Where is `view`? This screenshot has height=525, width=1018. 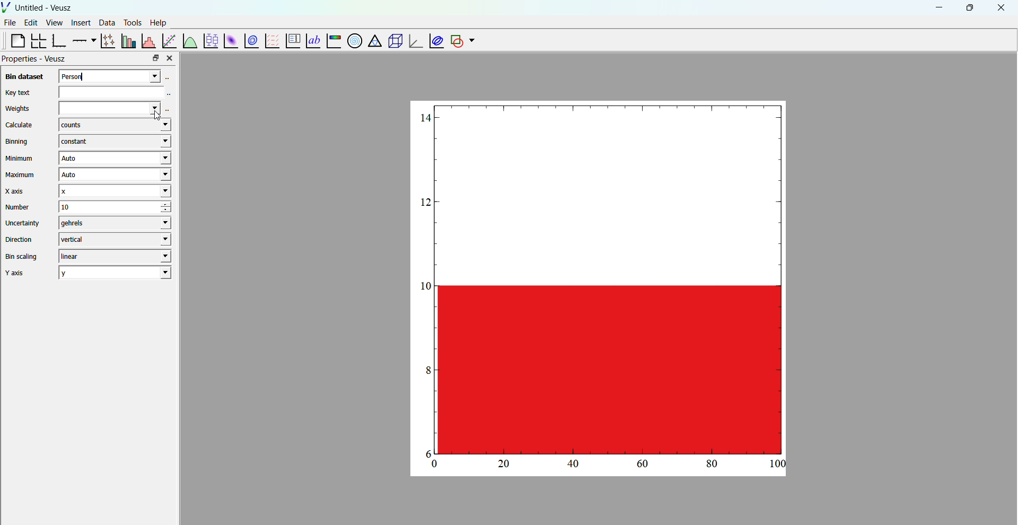
view is located at coordinates (54, 24).